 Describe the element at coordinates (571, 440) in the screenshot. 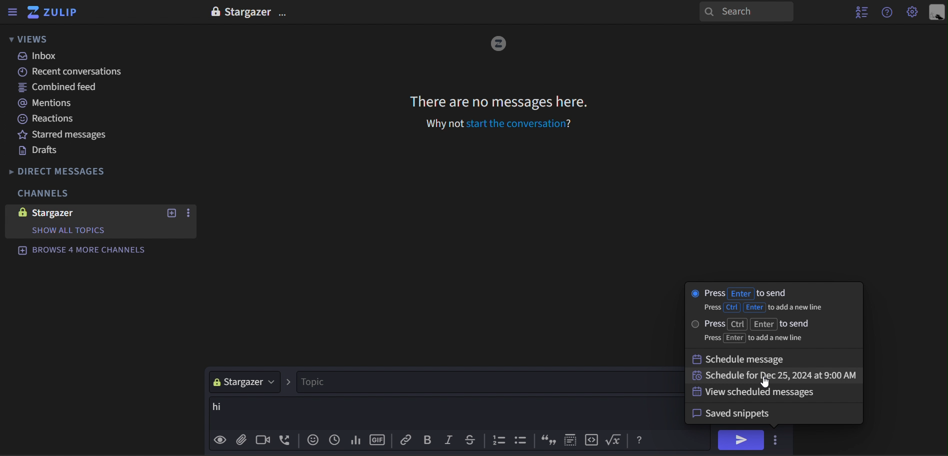

I see `selection` at that location.